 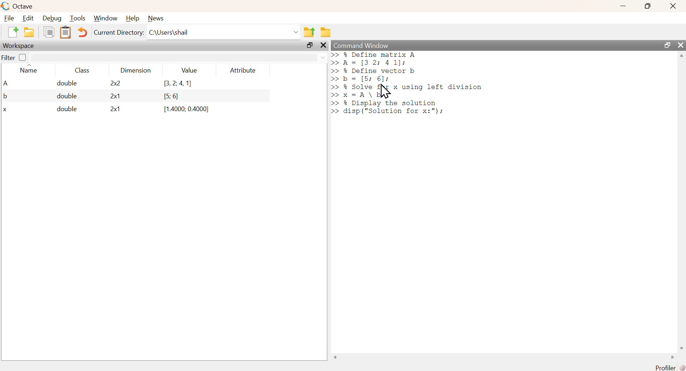 I want to click on class, so click(x=81, y=71).